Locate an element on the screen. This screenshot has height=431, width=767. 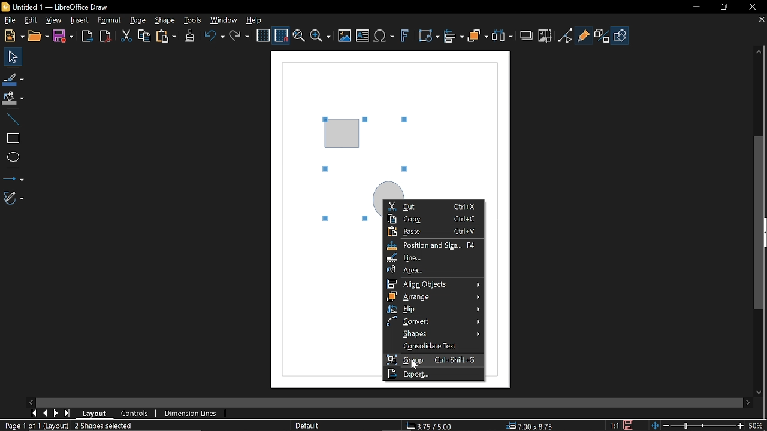
Arrange is located at coordinates (479, 37).